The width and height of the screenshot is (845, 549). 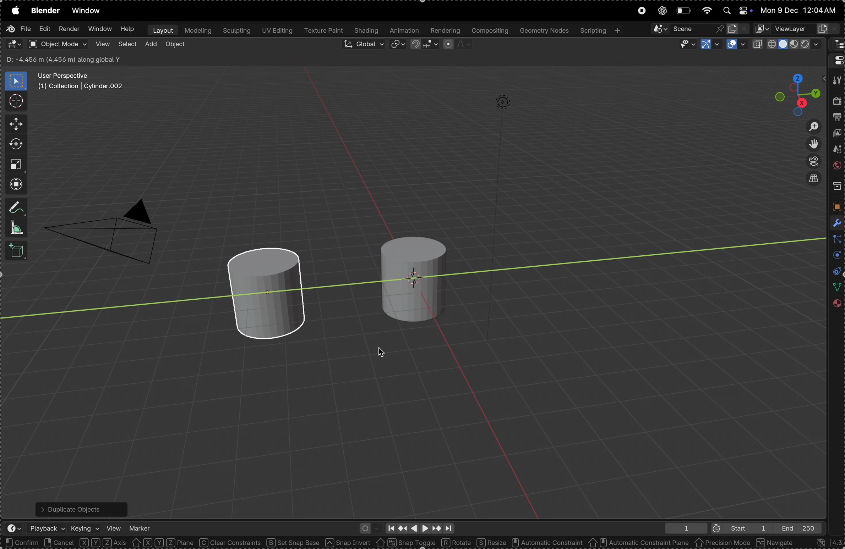 What do you see at coordinates (837, 103) in the screenshot?
I see `render` at bounding box center [837, 103].